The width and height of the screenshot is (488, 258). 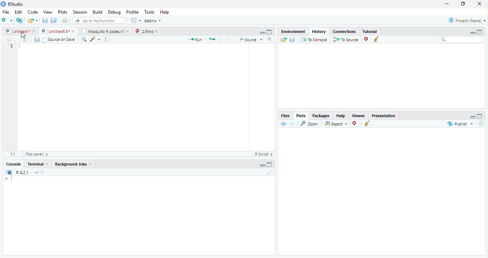 I want to click on Code, so click(x=32, y=12).